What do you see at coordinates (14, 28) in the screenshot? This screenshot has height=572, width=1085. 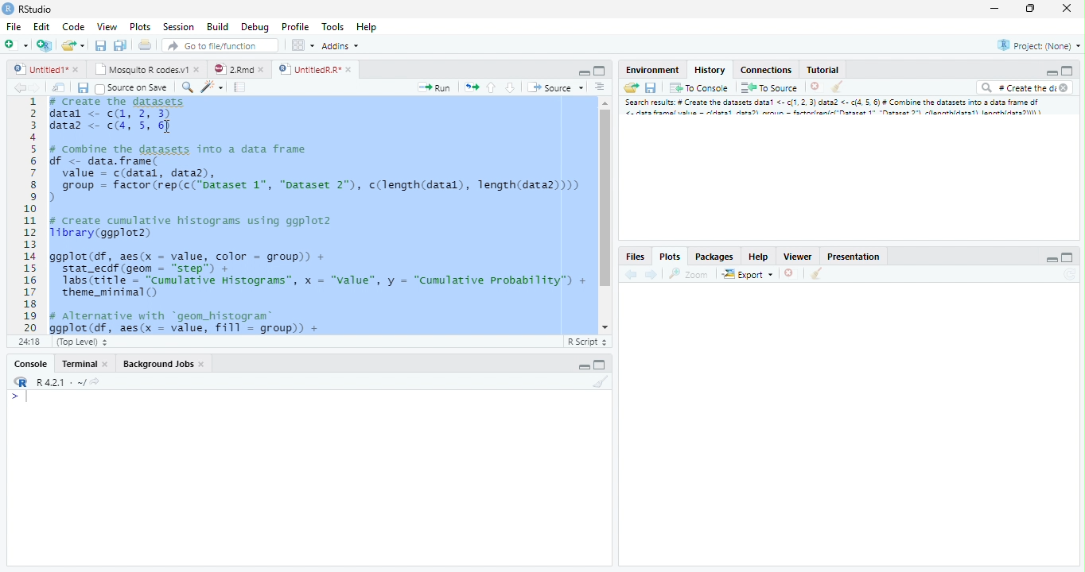 I see `File` at bounding box center [14, 28].